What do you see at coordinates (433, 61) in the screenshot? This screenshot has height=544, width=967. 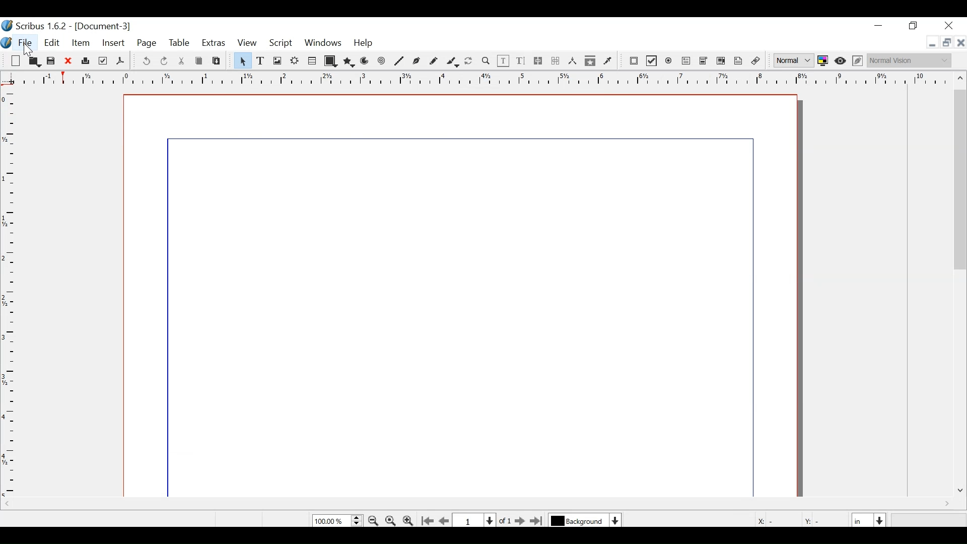 I see `Freehand` at bounding box center [433, 61].